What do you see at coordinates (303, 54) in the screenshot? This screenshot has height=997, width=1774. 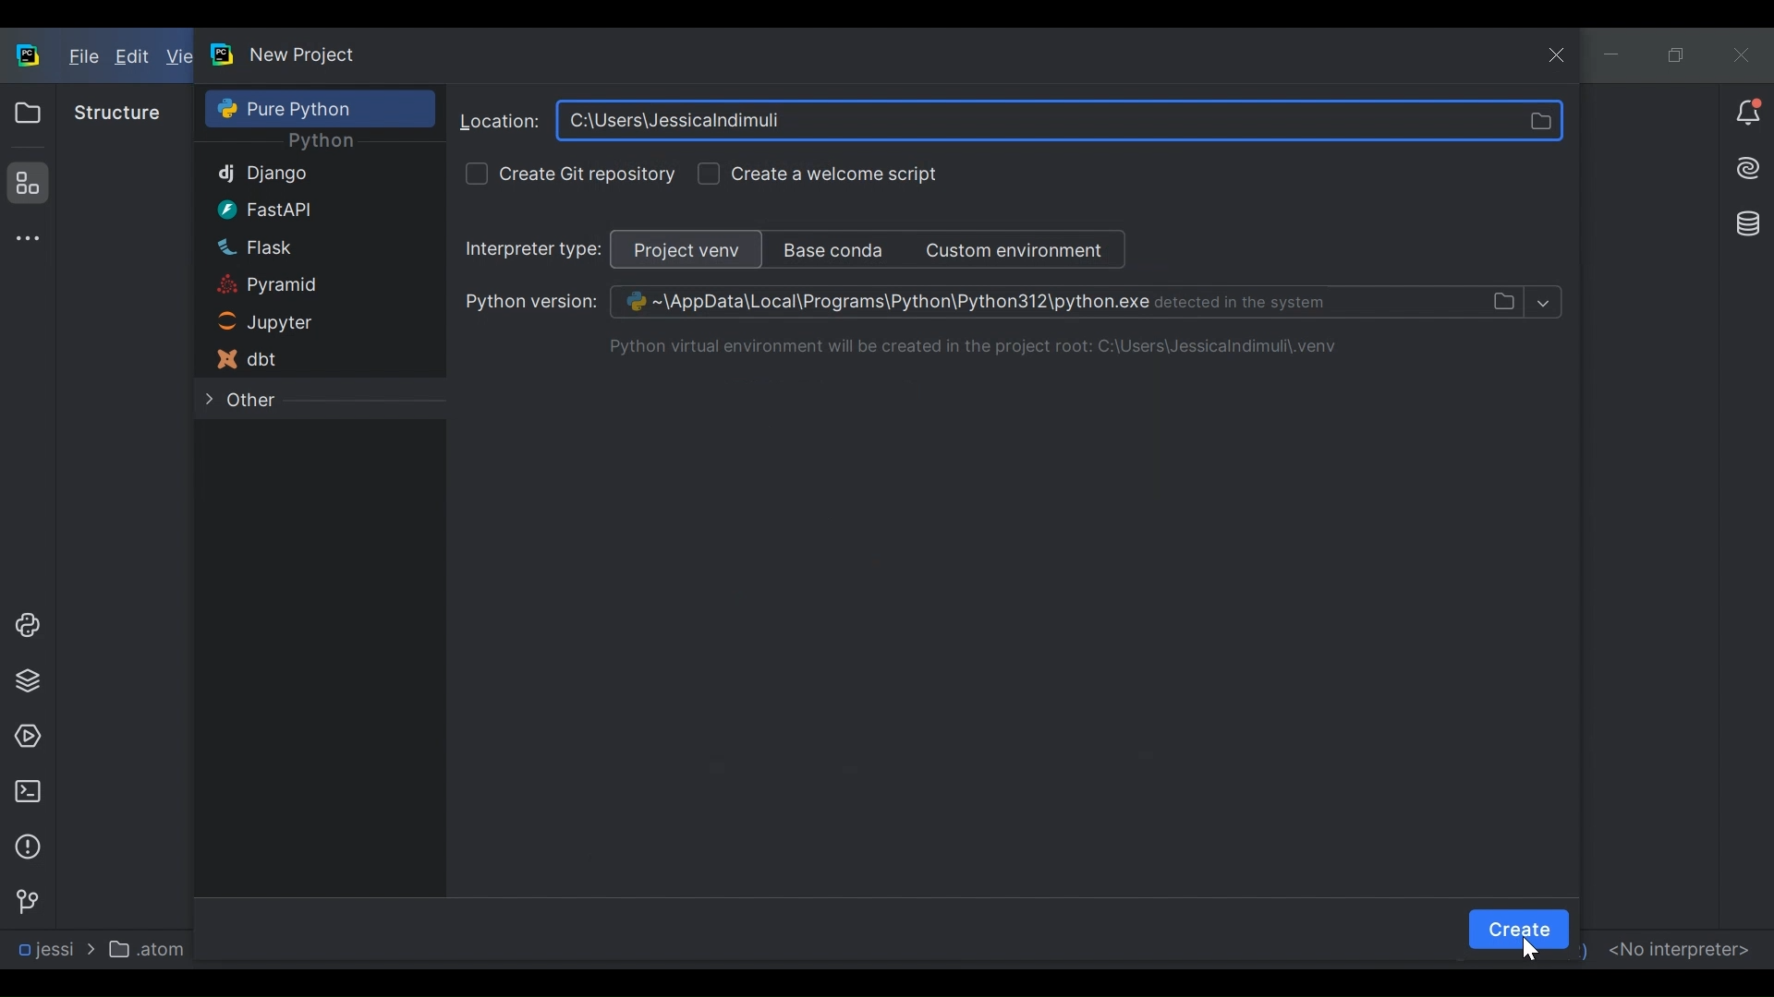 I see `New Project` at bounding box center [303, 54].